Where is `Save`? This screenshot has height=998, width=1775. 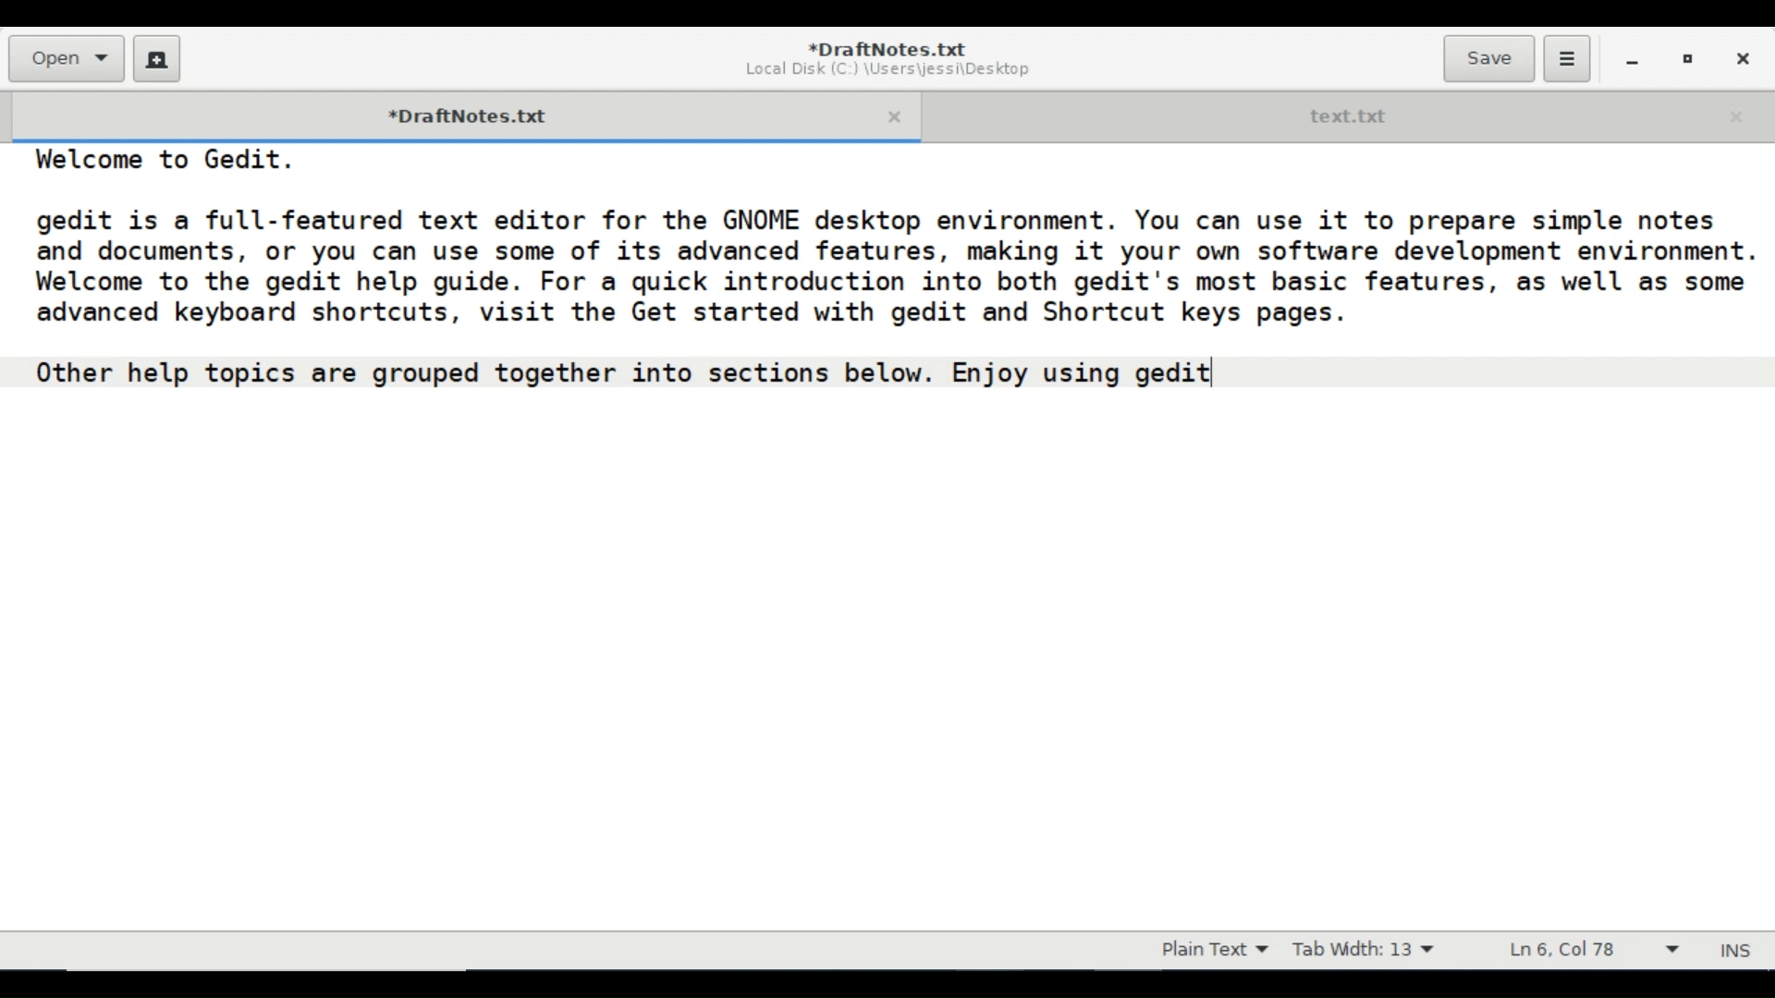
Save is located at coordinates (1488, 58).